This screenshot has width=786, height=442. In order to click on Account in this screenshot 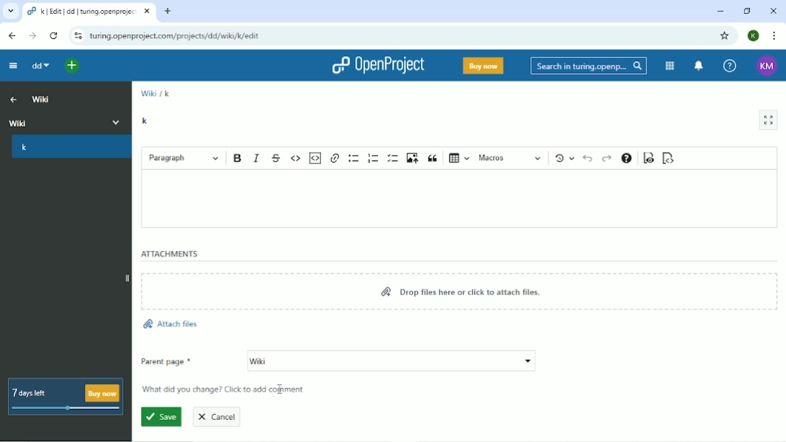, I will do `click(765, 65)`.